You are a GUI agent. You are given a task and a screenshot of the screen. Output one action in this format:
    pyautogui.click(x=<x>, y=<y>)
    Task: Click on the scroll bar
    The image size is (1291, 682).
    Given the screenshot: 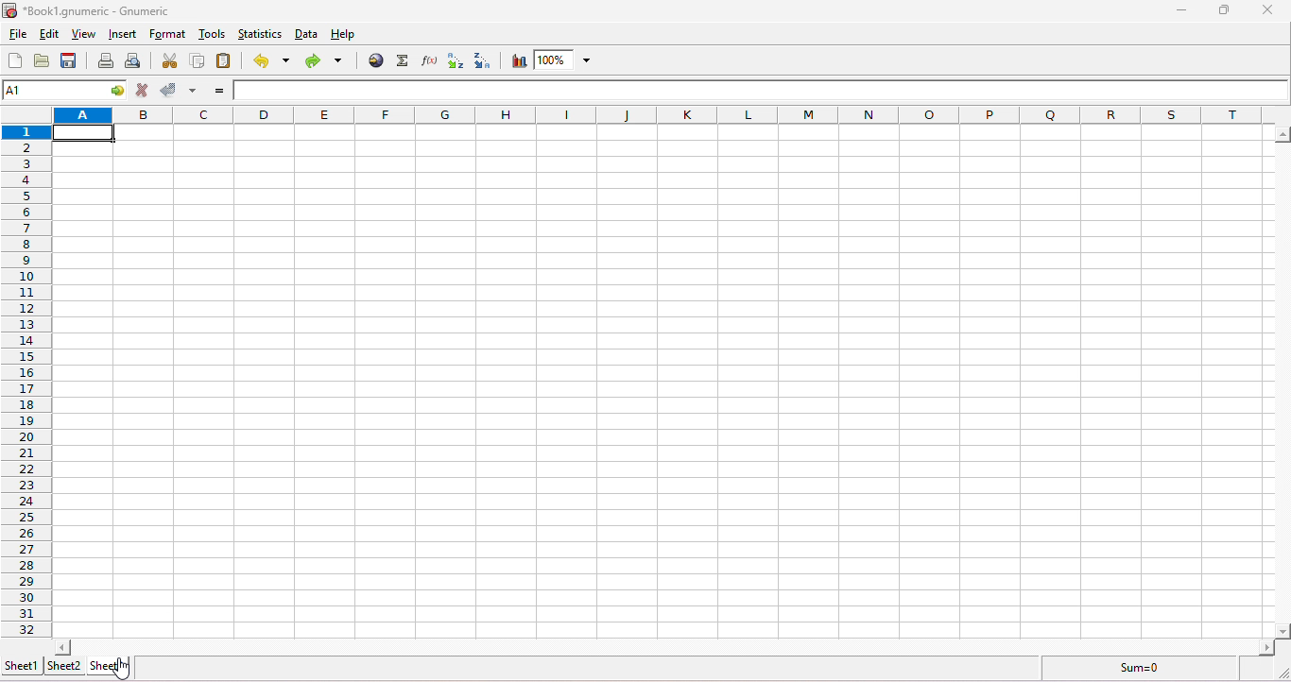 What is the action you would take?
    pyautogui.click(x=1282, y=381)
    